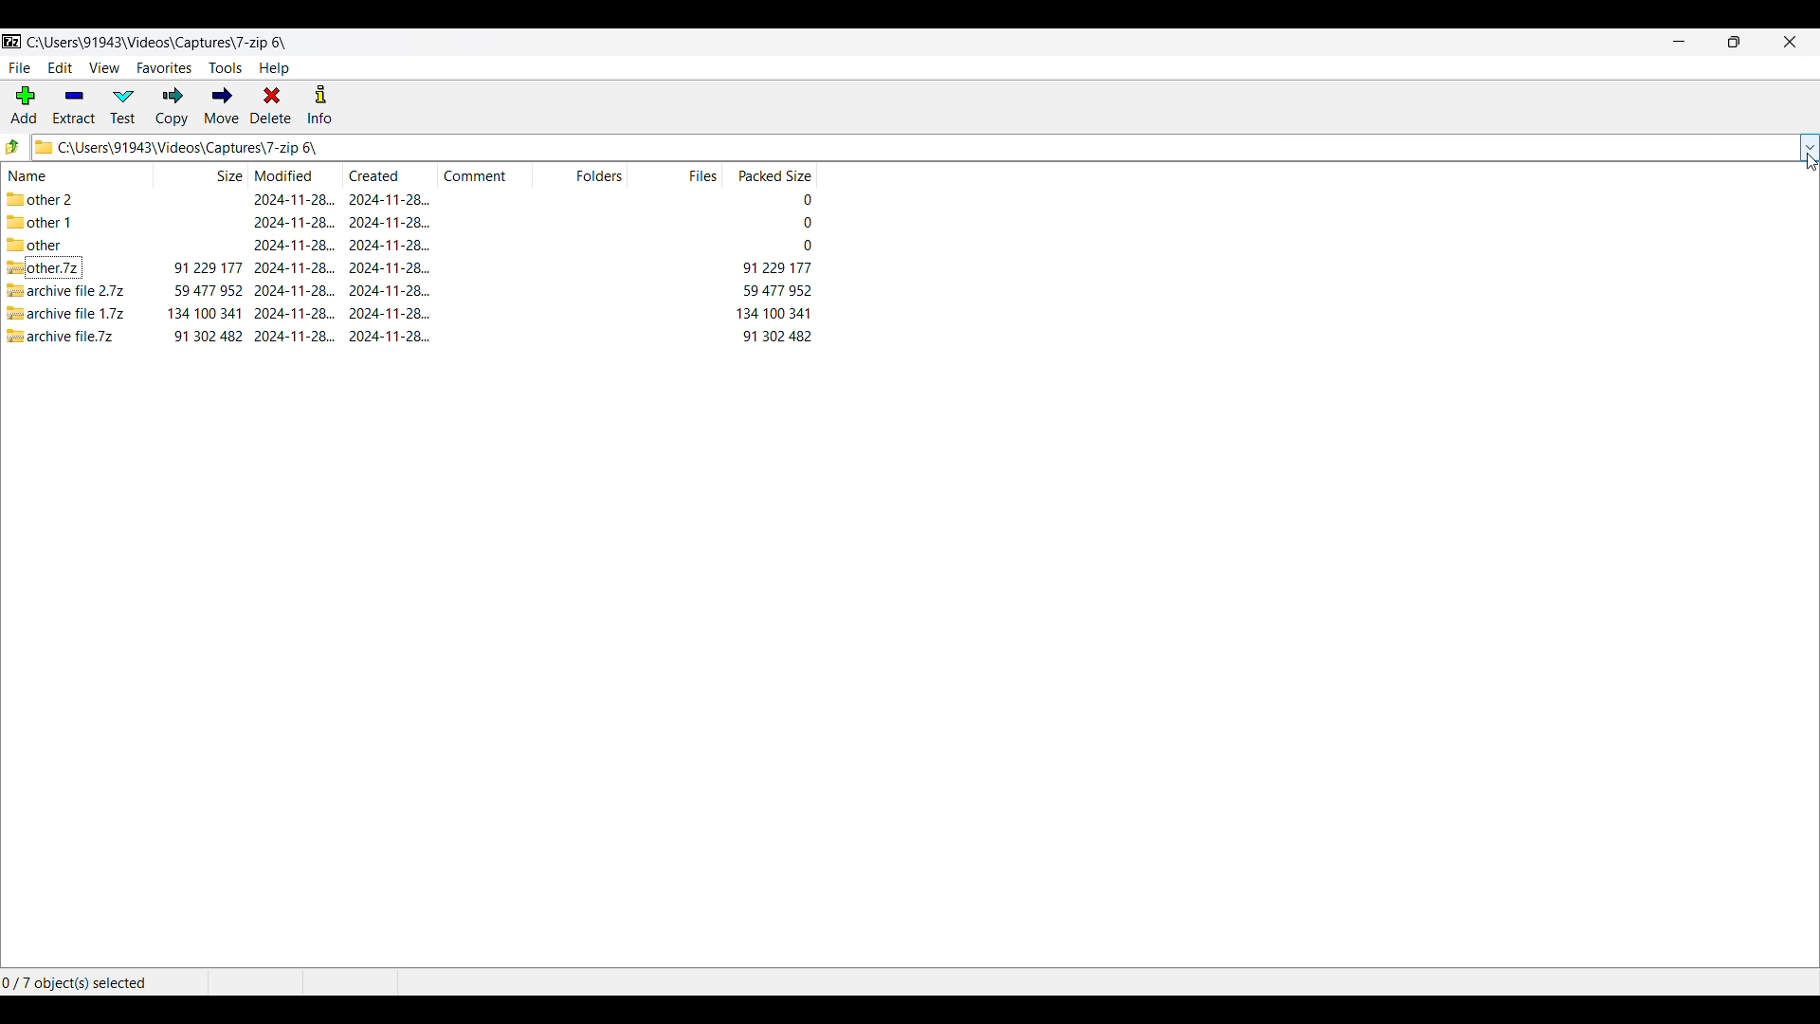 The height and width of the screenshot is (1024, 1820). Describe the element at coordinates (209, 336) in the screenshot. I see `size` at that location.